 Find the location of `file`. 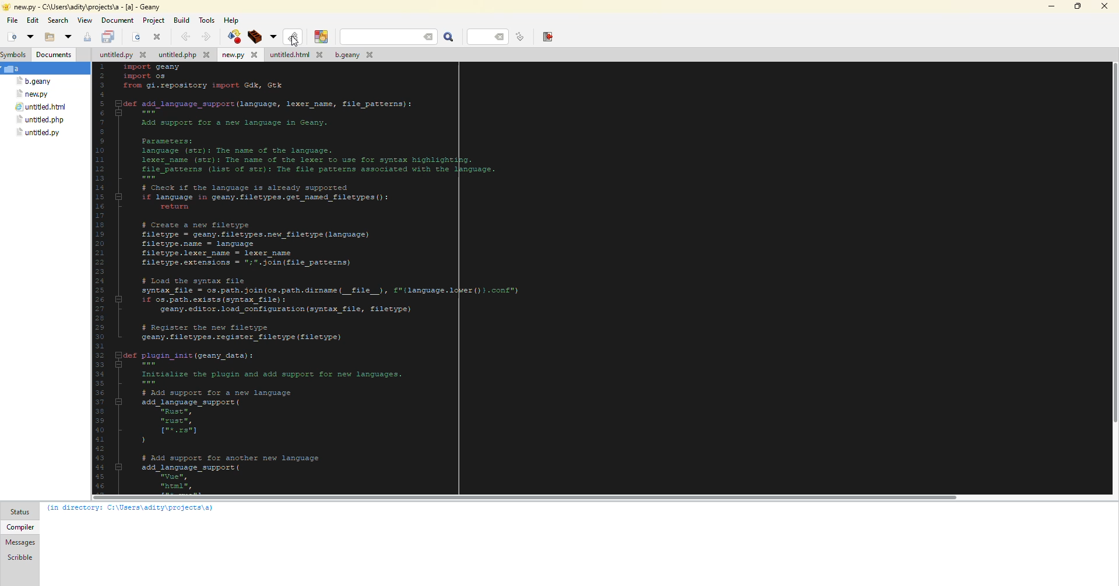

file is located at coordinates (182, 55).